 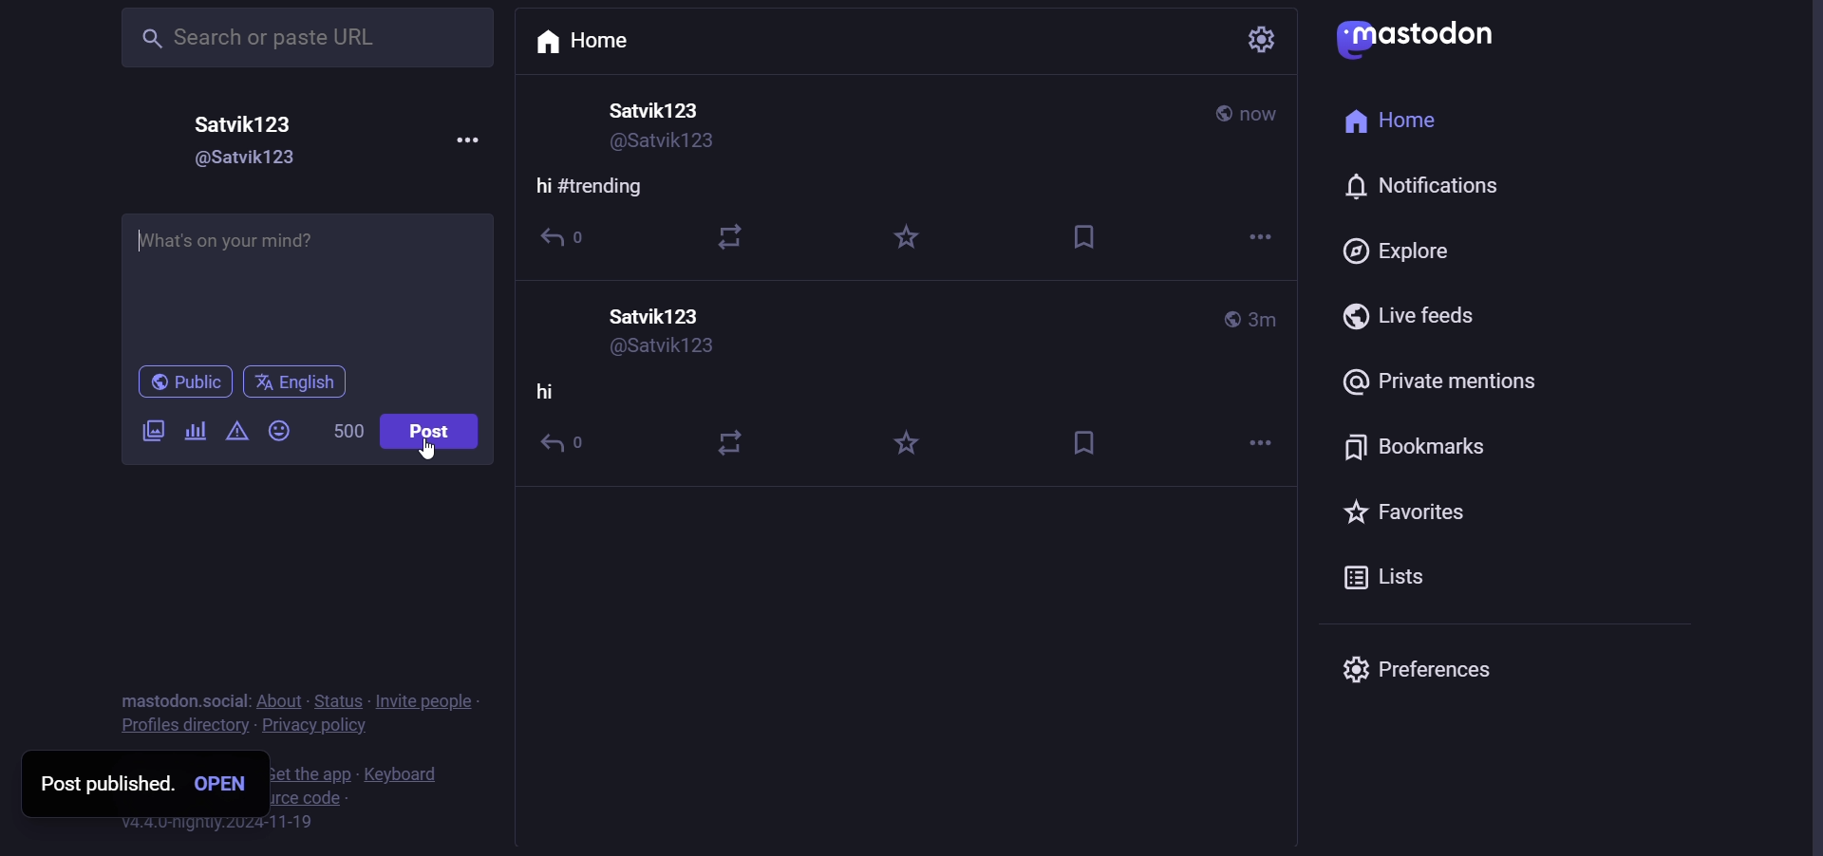 What do you see at coordinates (295, 384) in the screenshot?
I see `language` at bounding box center [295, 384].